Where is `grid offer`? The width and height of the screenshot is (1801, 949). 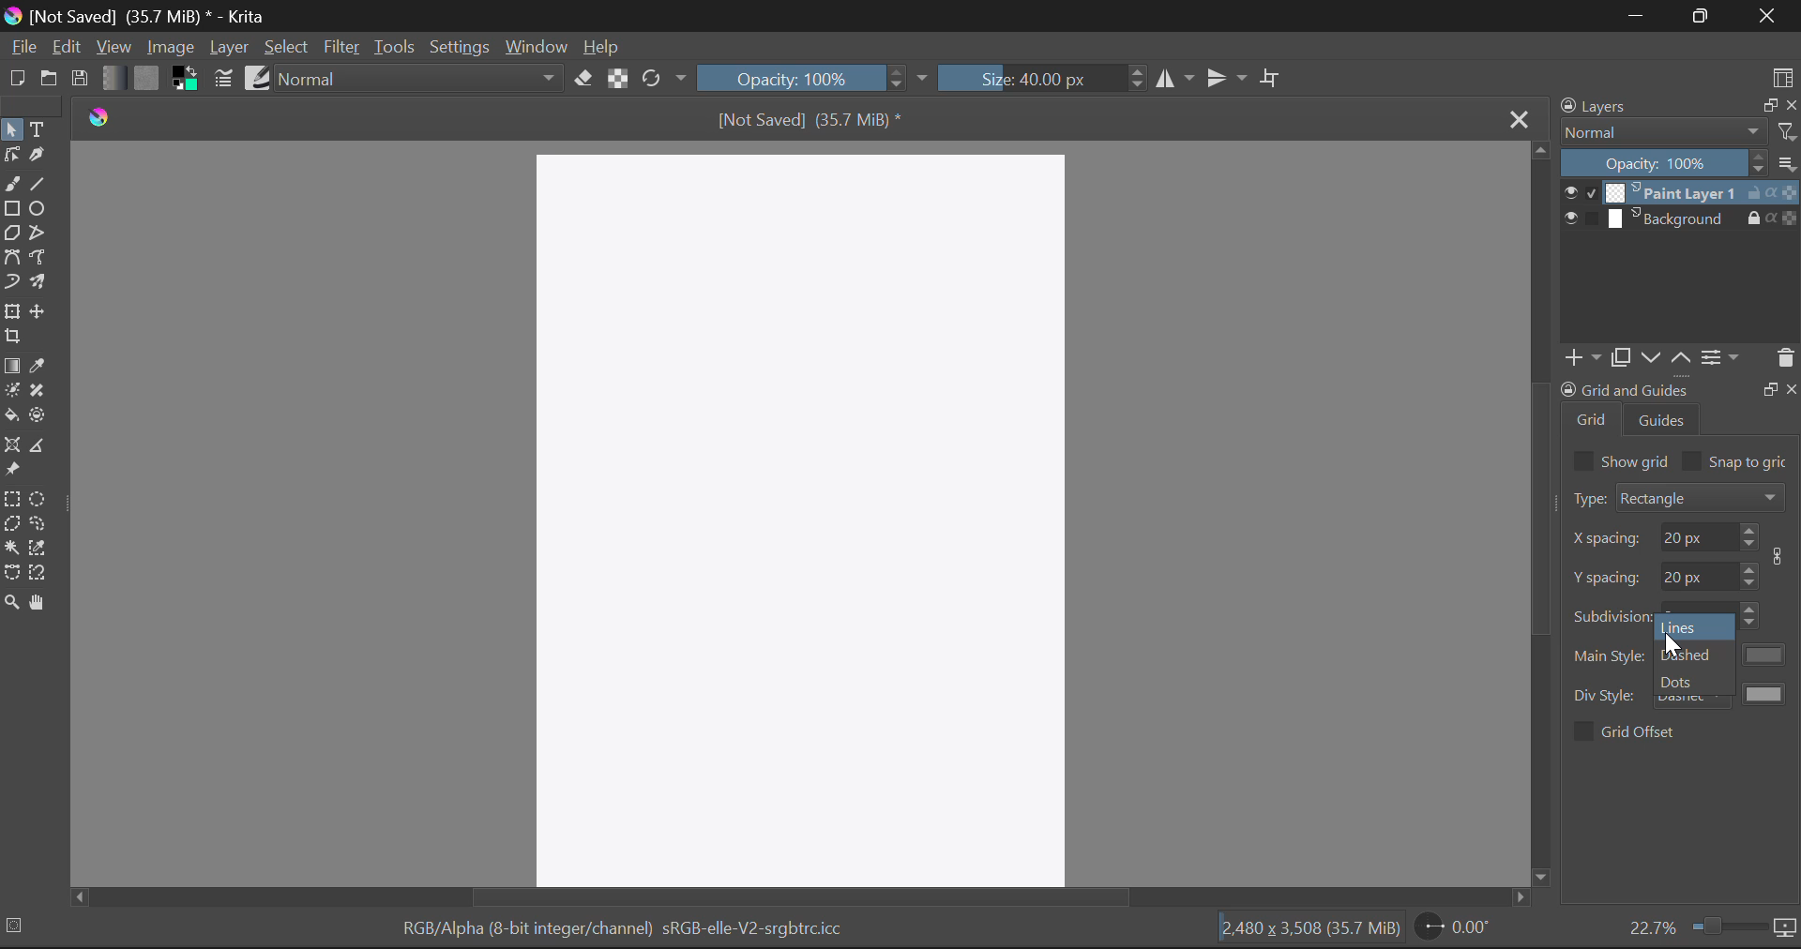 grid offer is located at coordinates (1641, 731).